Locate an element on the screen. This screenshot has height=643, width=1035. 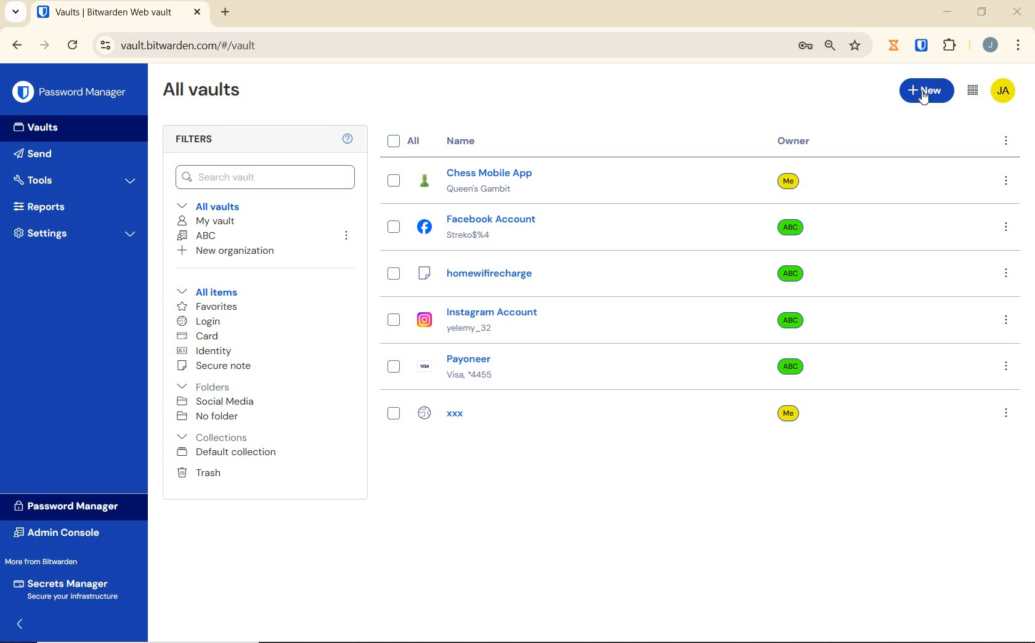
more options is located at coordinates (1005, 321).